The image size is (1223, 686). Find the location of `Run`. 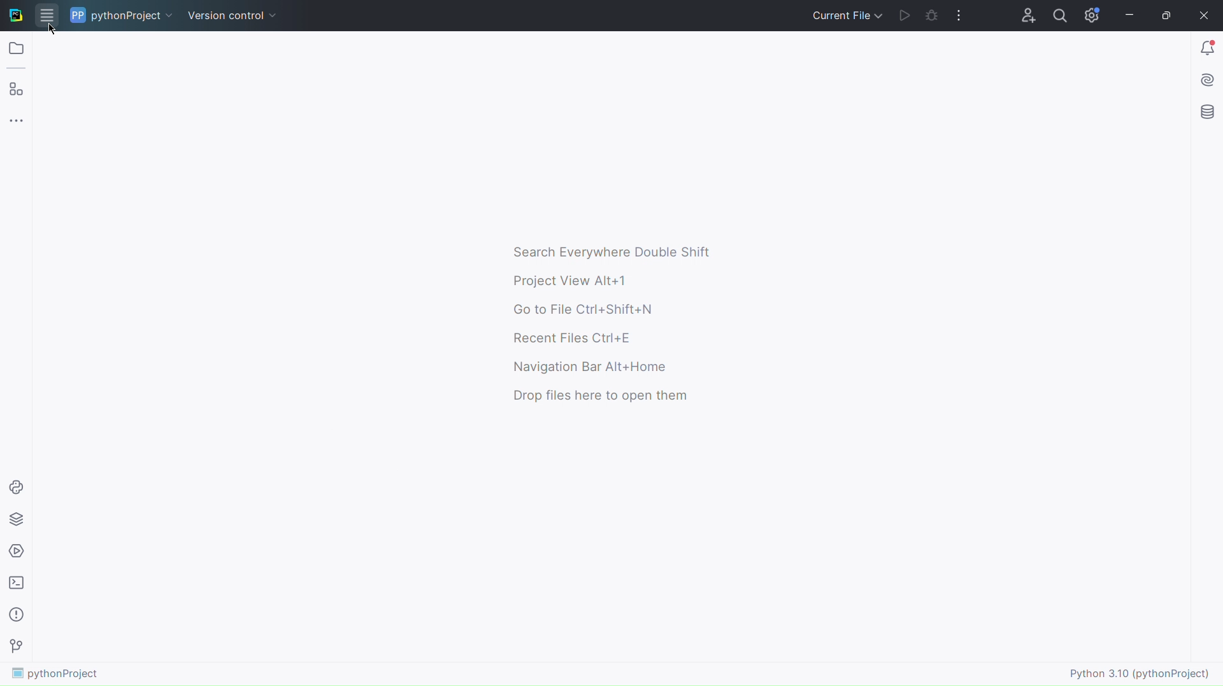

Run is located at coordinates (906, 15).